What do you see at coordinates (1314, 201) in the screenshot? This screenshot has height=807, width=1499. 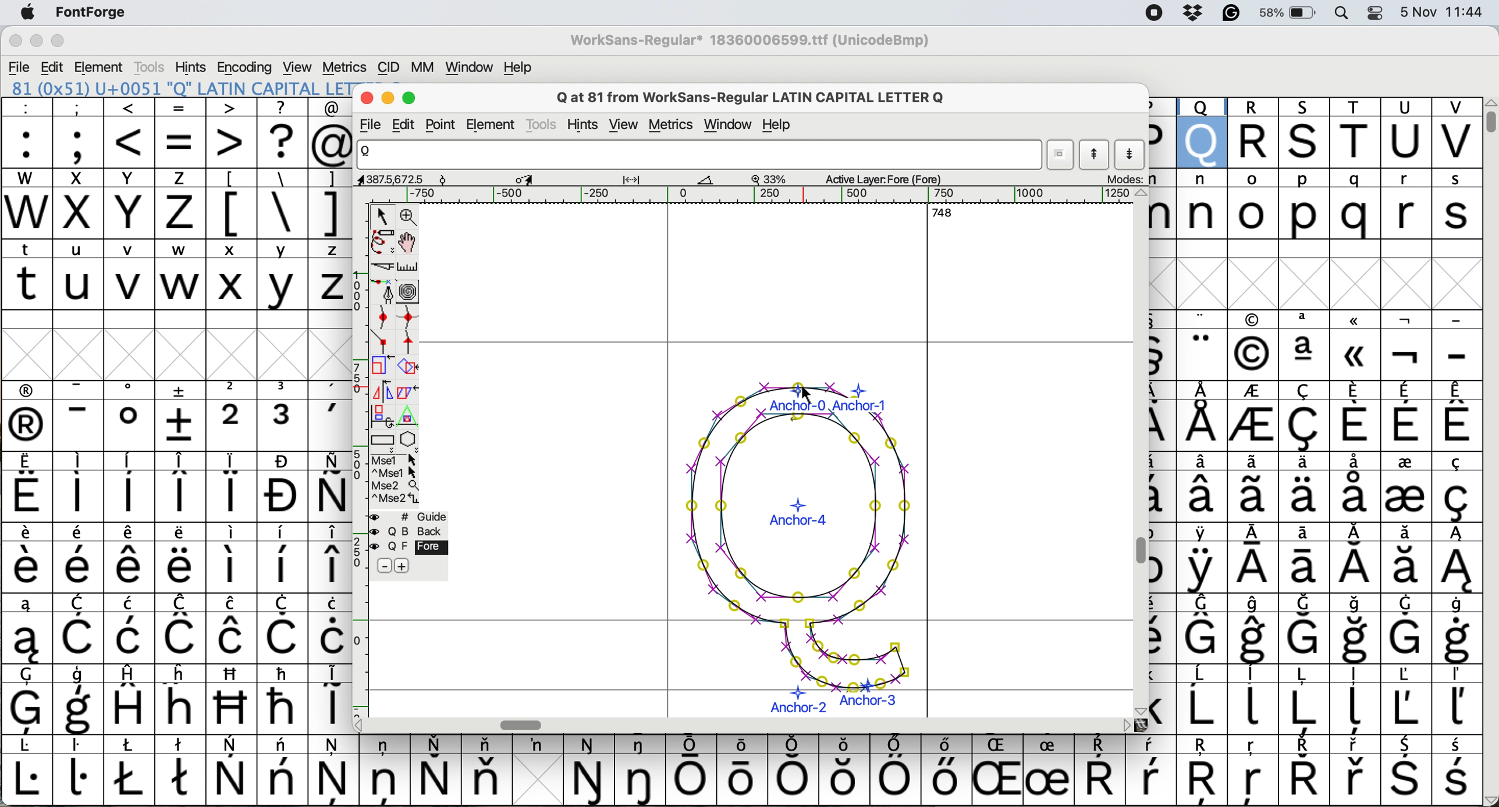 I see `lowercase letters` at bounding box center [1314, 201].